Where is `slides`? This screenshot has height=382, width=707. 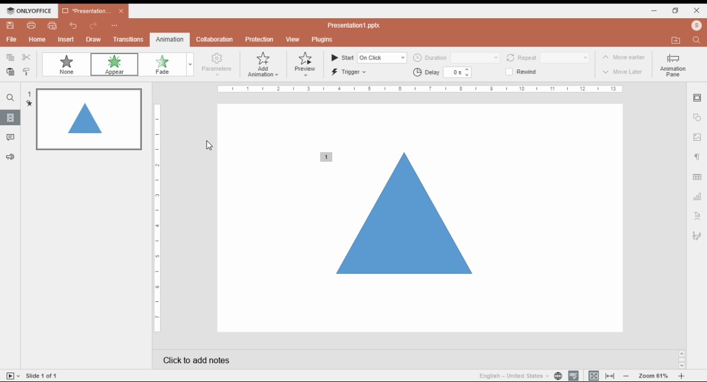 slides is located at coordinates (11, 118).